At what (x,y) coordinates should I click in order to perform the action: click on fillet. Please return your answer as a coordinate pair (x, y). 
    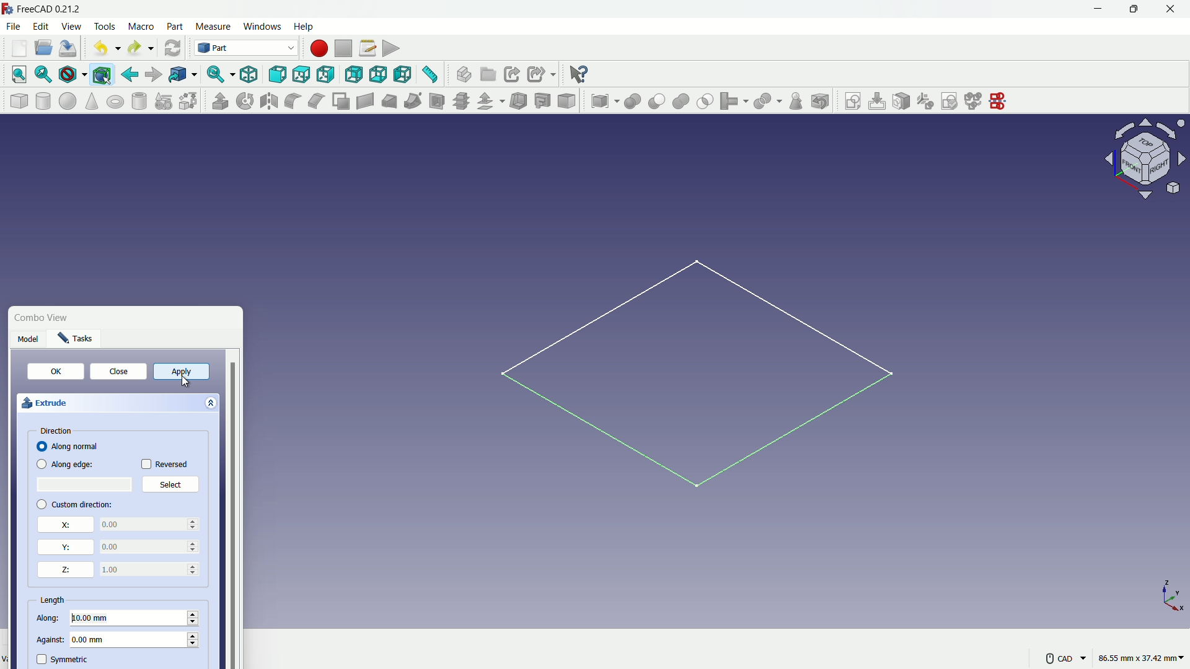
    Looking at the image, I should click on (291, 100).